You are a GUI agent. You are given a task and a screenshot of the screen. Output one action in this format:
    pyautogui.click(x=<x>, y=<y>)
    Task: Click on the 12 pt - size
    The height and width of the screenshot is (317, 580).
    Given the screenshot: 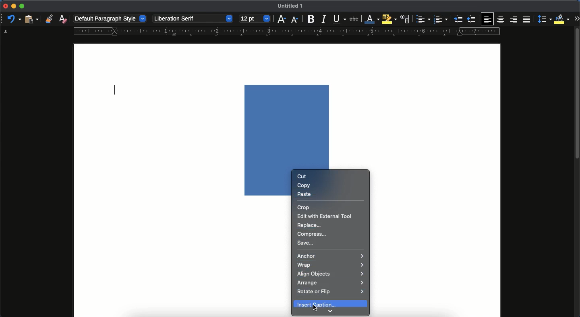 What is the action you would take?
    pyautogui.click(x=253, y=19)
    